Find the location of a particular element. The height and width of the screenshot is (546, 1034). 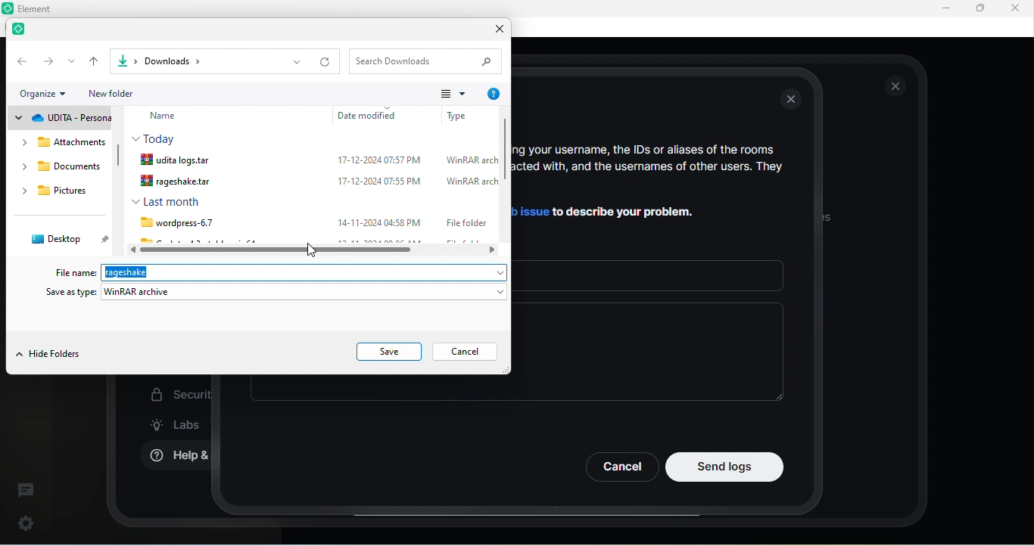

vertical scroll bar is located at coordinates (505, 178).